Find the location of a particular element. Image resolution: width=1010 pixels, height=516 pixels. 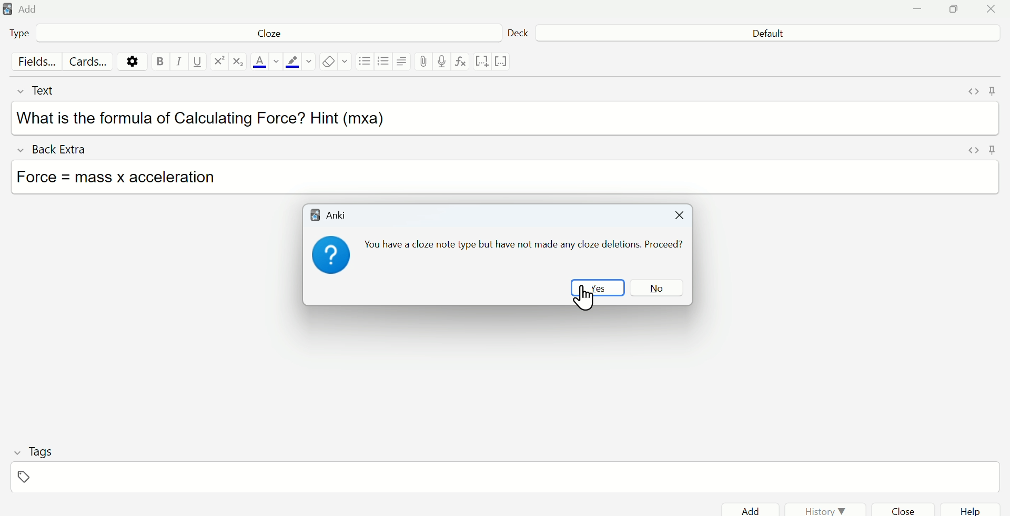

Expand is located at coordinates (968, 149).